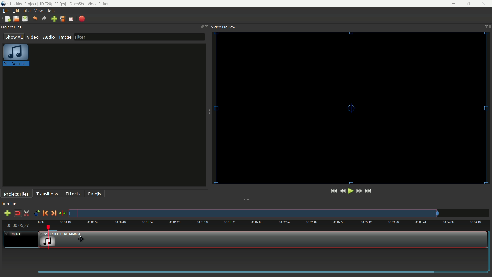  I want to click on time, so click(264, 225).